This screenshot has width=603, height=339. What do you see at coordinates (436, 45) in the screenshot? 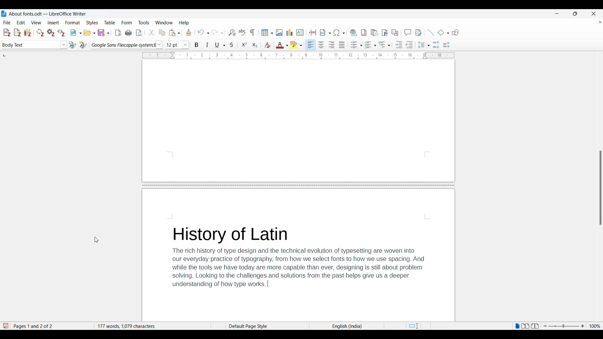
I see `Increase paragraph spacing` at bounding box center [436, 45].